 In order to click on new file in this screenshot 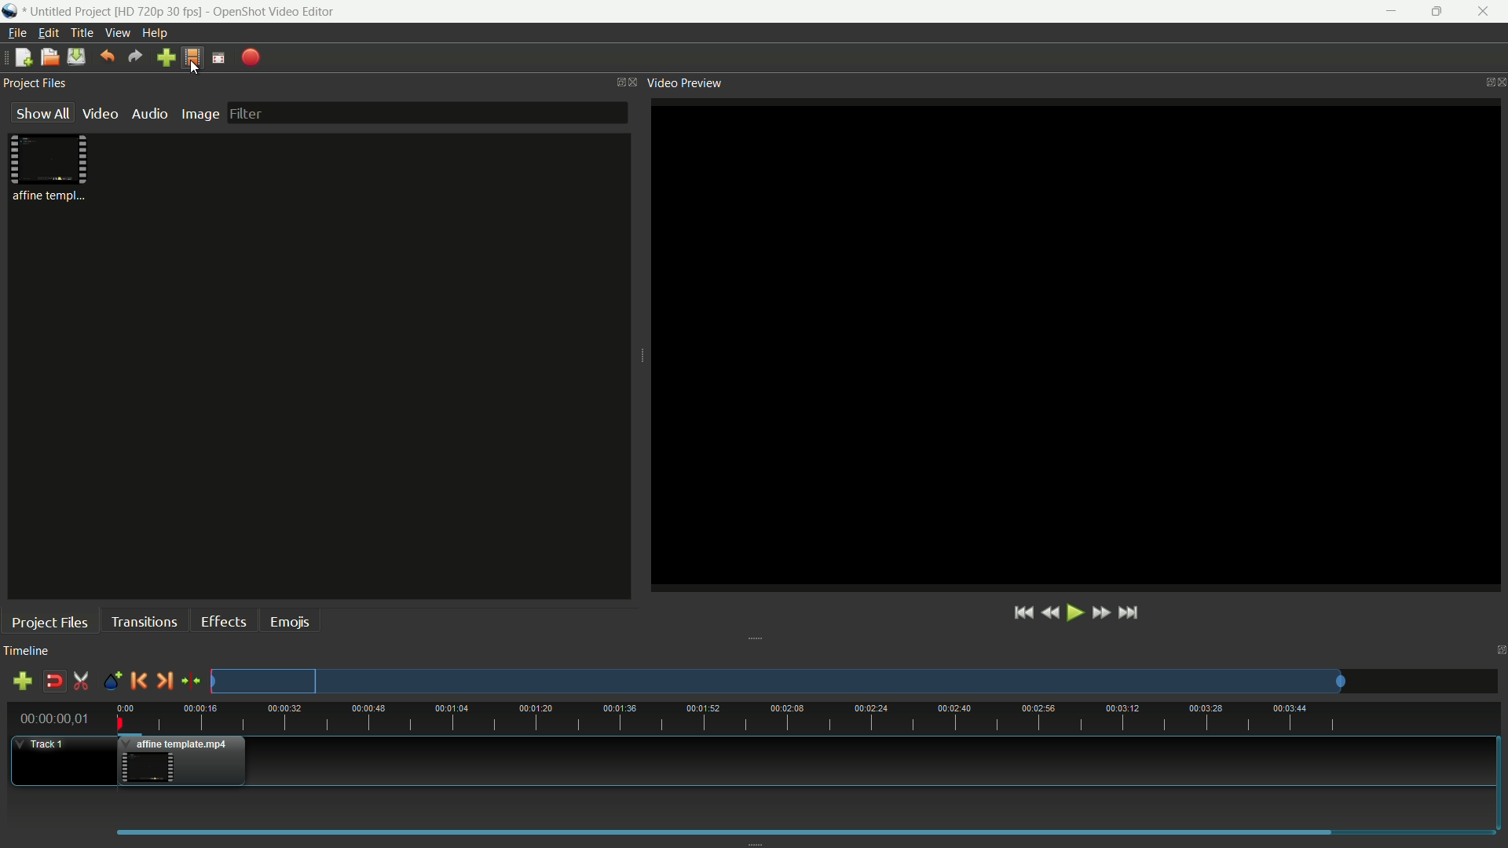, I will do `click(23, 58)`.